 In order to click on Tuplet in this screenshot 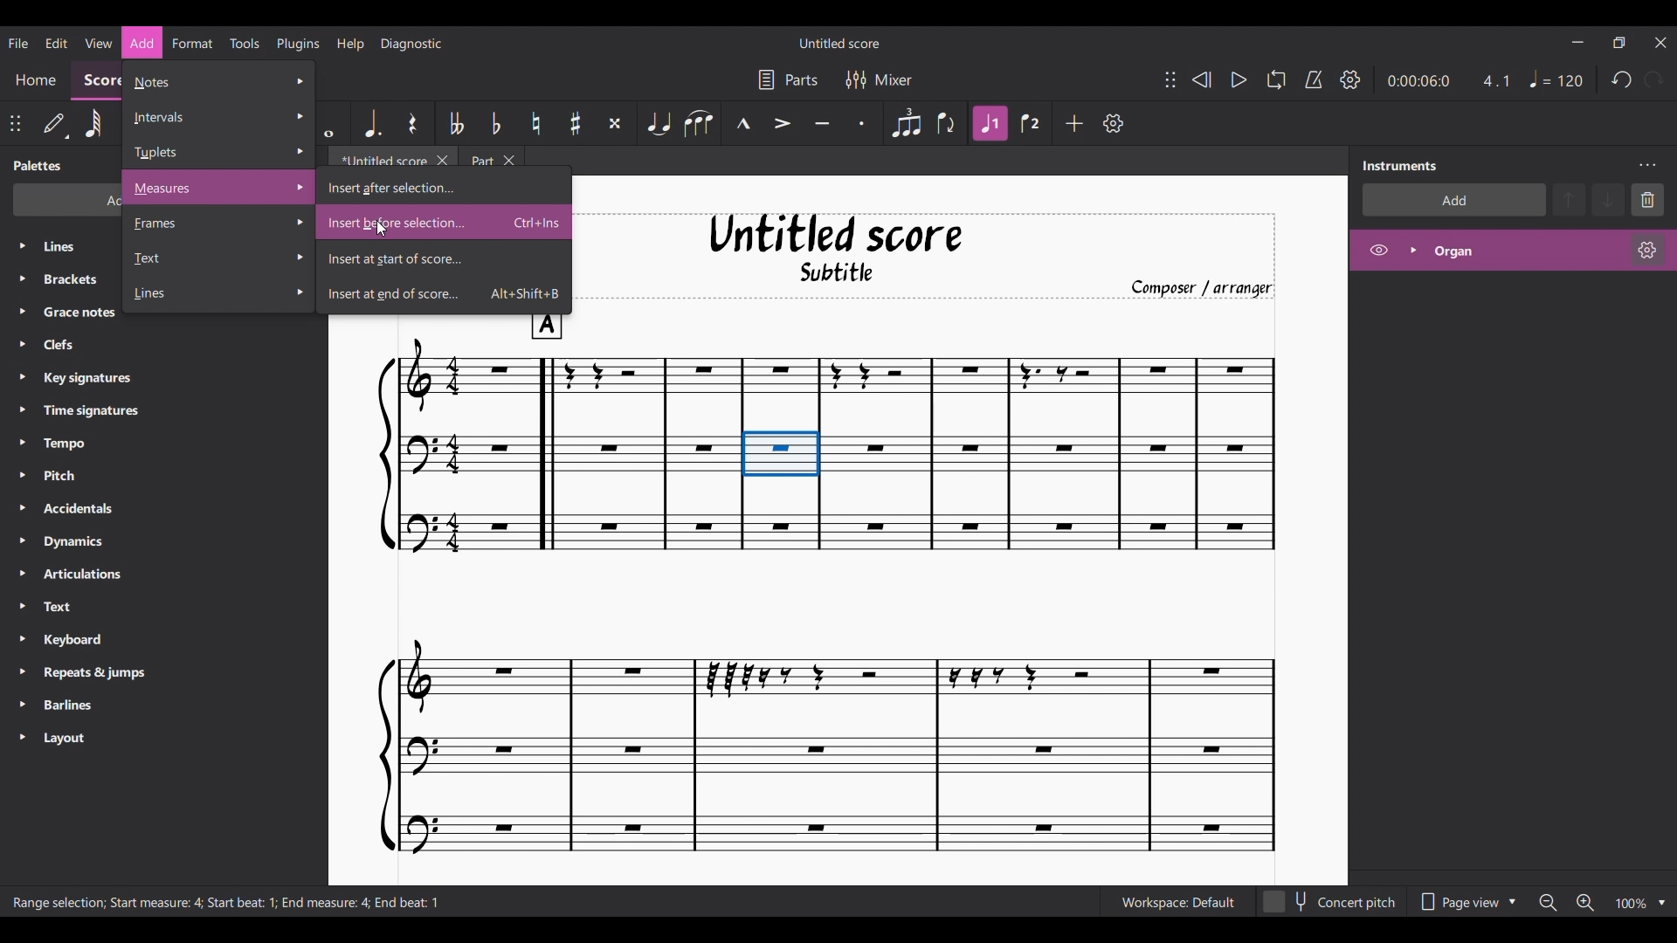, I will do `click(907, 124)`.